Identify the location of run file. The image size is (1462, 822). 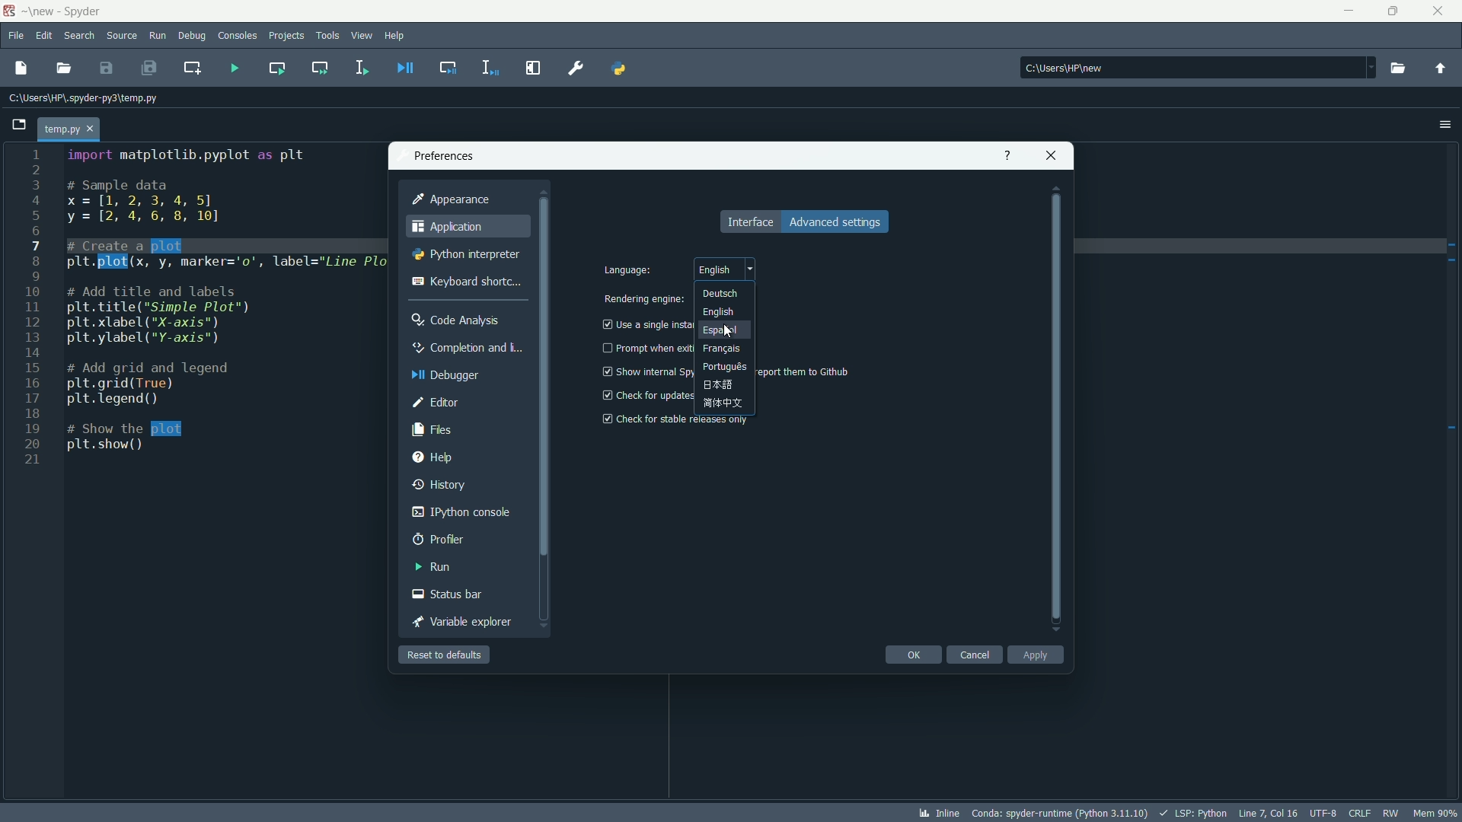
(235, 68).